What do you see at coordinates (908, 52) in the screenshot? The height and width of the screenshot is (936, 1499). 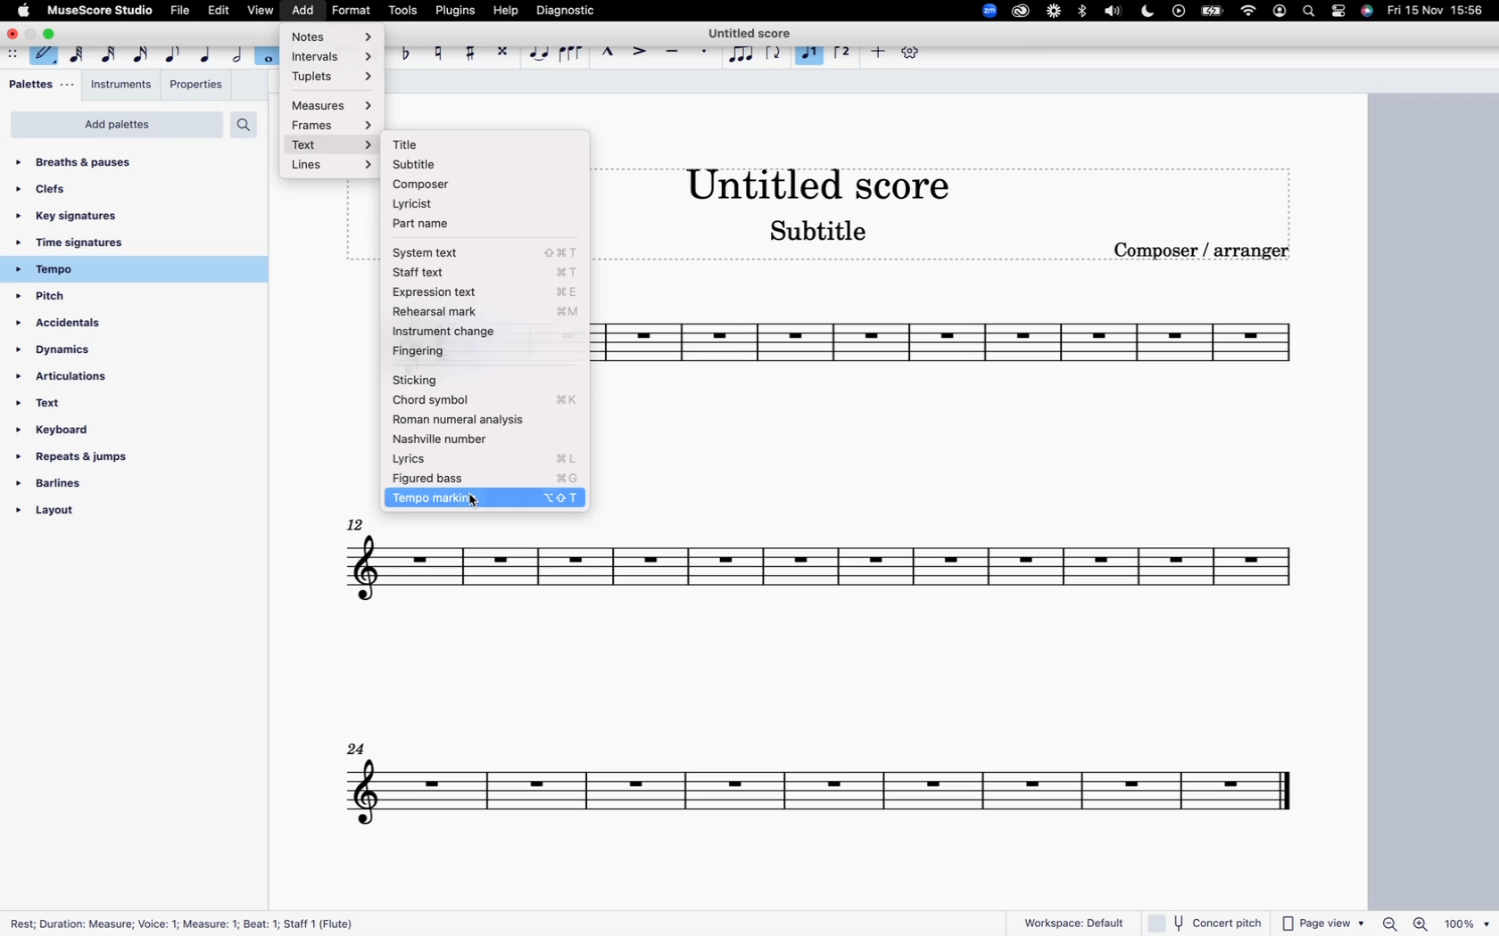 I see `settings` at bounding box center [908, 52].